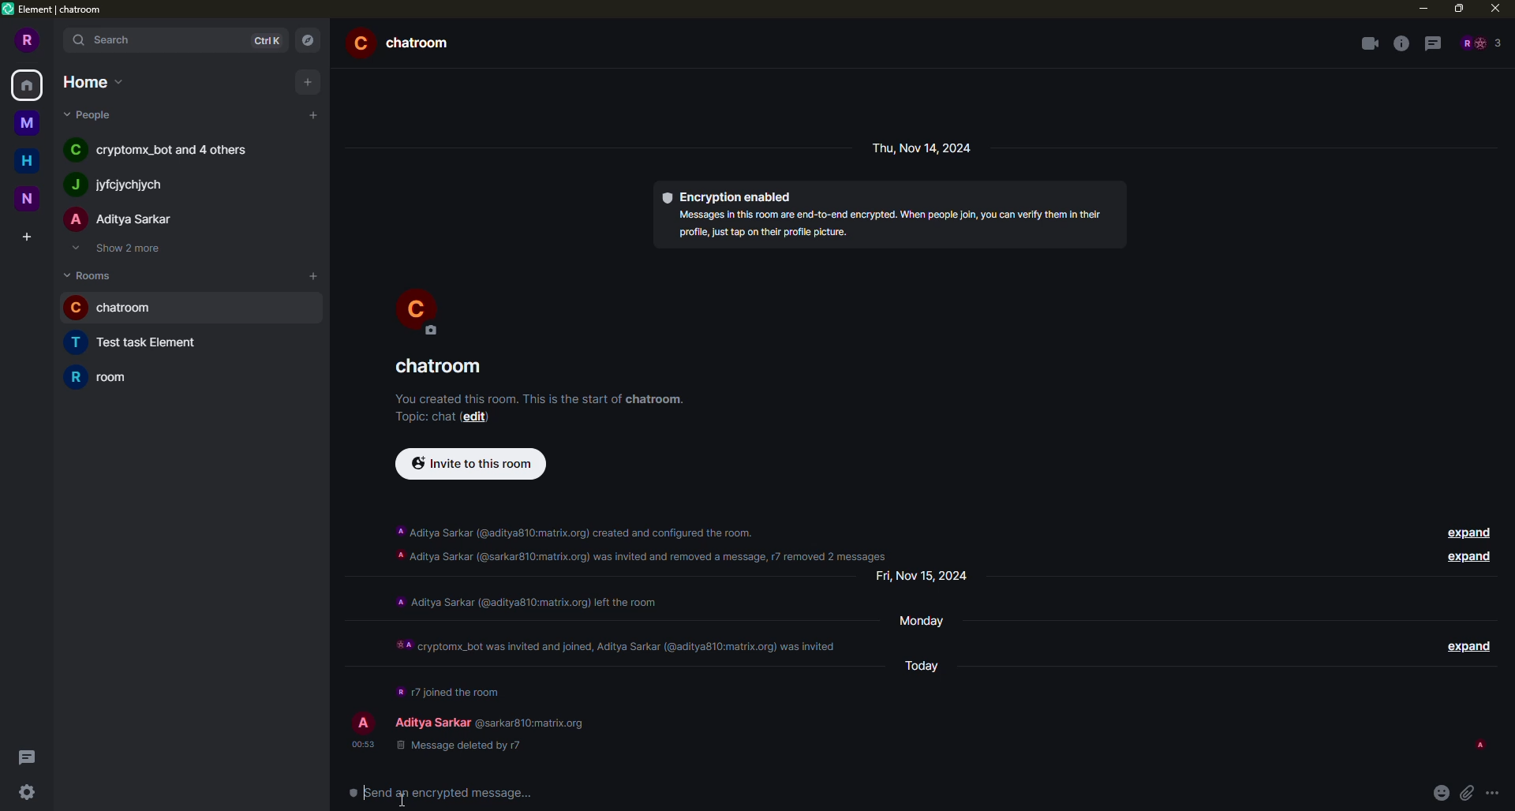 The image size is (1515, 811). What do you see at coordinates (1497, 794) in the screenshot?
I see `more` at bounding box center [1497, 794].